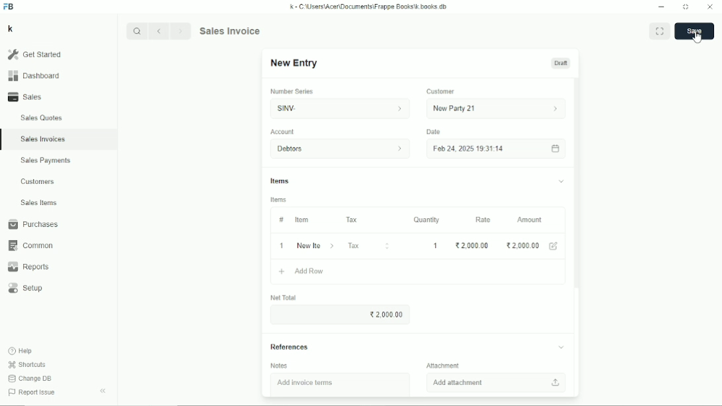 The width and height of the screenshot is (722, 406). I want to click on New entry, so click(294, 63).